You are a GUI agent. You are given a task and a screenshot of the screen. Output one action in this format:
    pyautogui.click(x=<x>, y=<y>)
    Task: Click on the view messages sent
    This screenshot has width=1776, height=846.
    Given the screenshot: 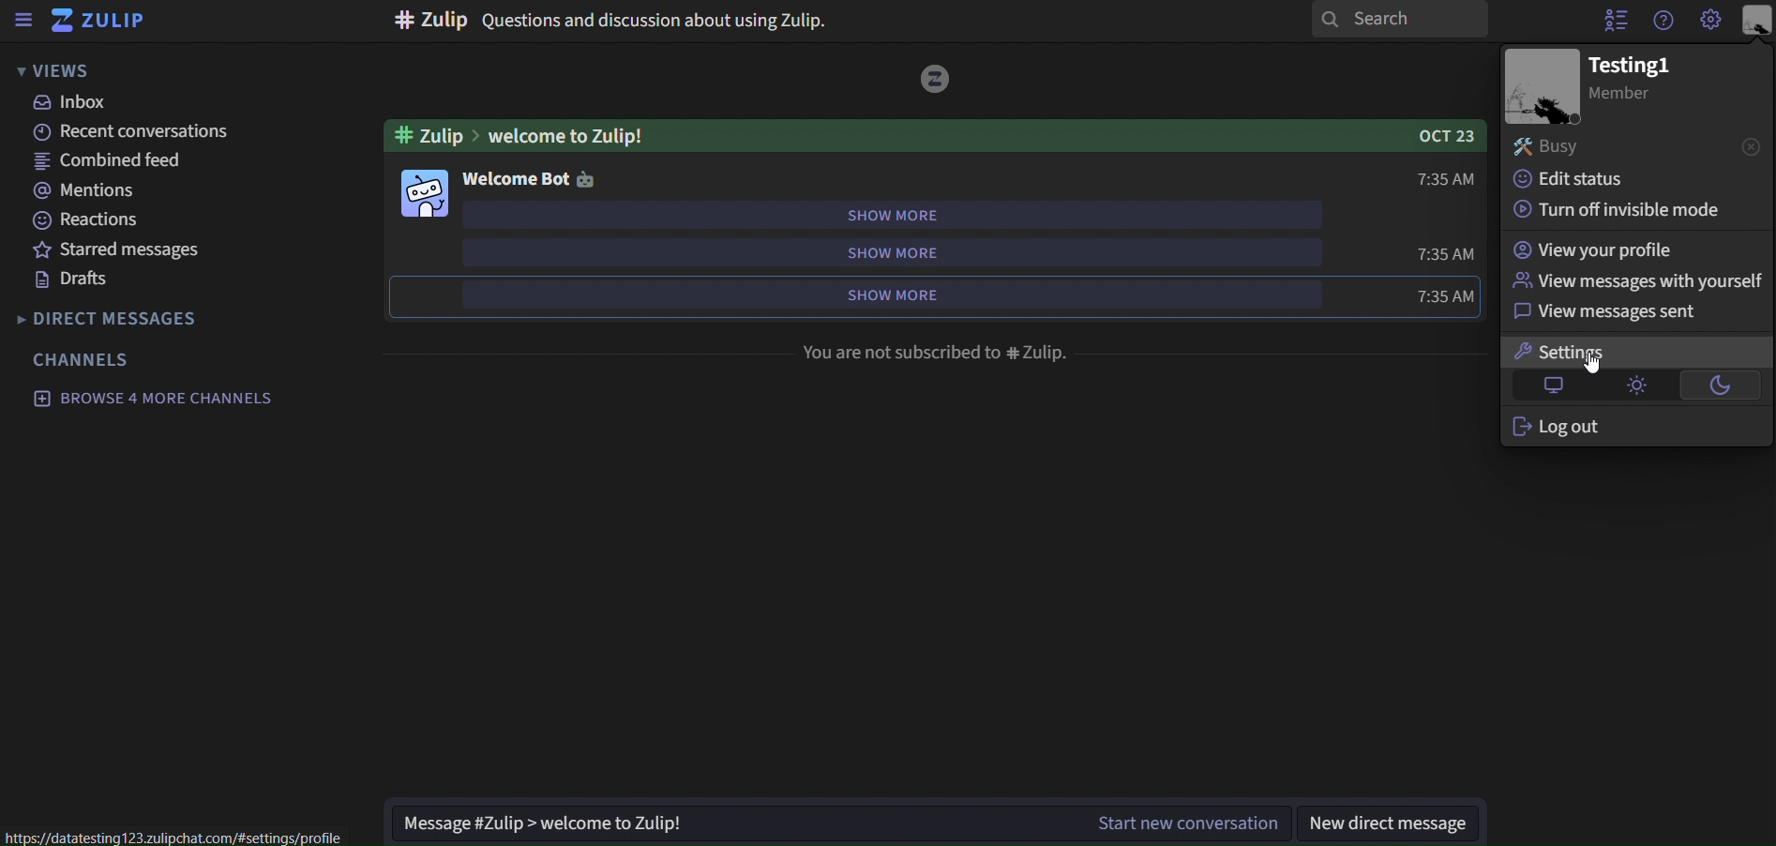 What is the action you would take?
    pyautogui.click(x=1636, y=311)
    